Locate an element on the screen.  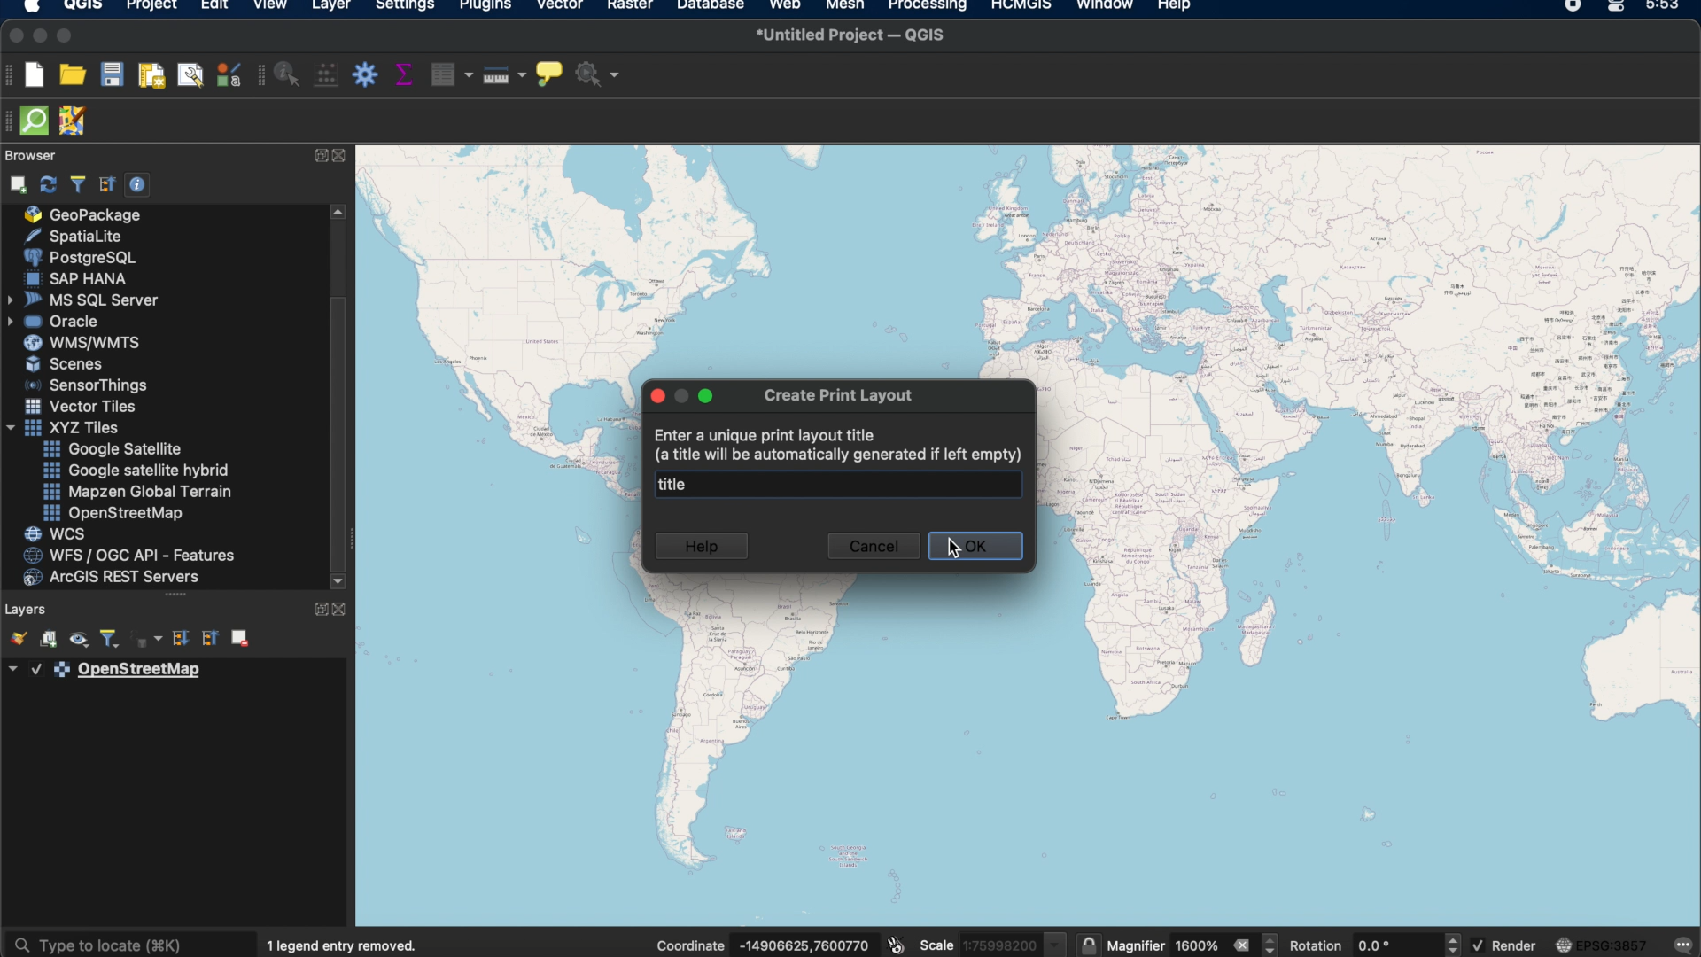
sap hana is located at coordinates (88, 278).